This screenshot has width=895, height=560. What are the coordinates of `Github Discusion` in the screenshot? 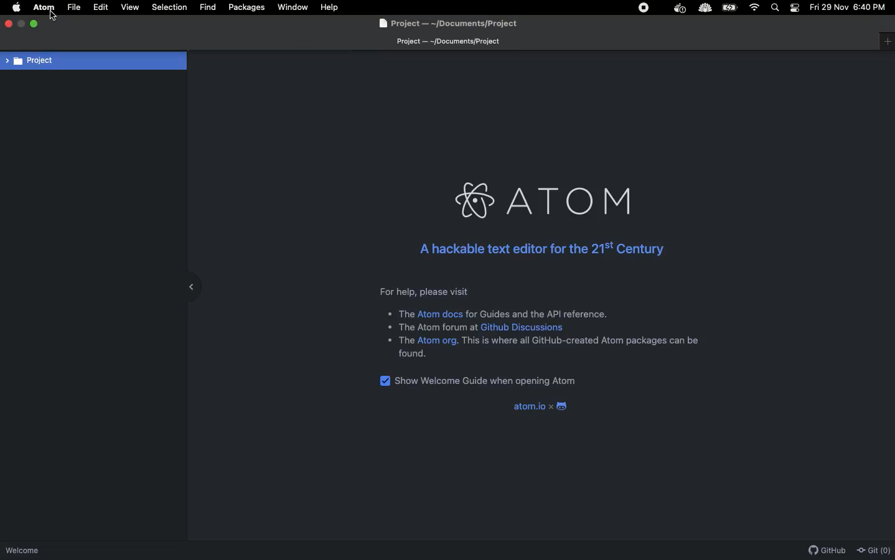 It's located at (522, 327).